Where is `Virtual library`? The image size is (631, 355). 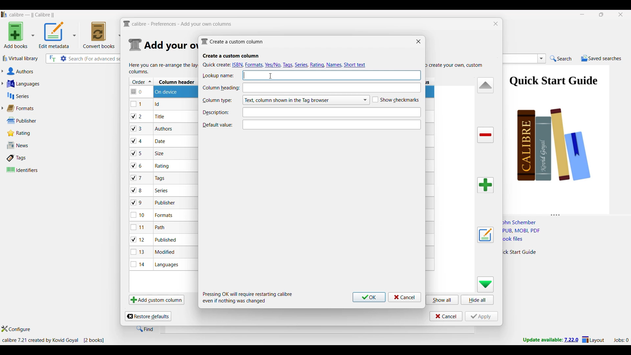 Virtual library is located at coordinates (21, 58).